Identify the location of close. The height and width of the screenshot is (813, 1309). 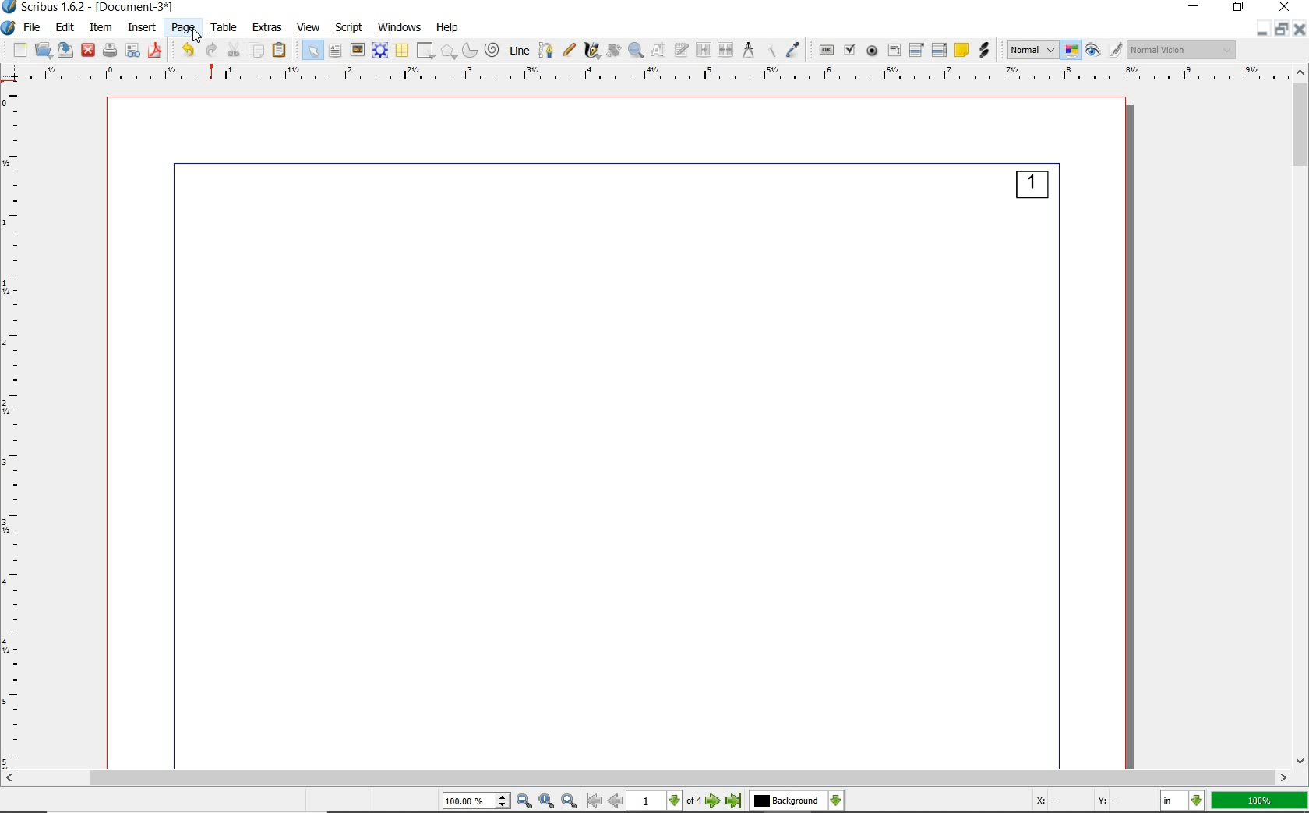
(1284, 8).